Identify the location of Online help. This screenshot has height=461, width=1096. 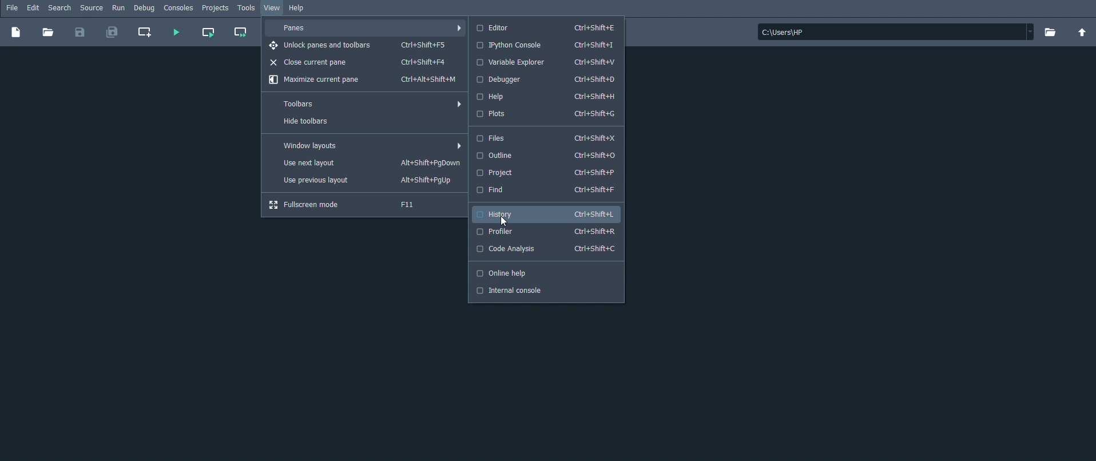
(546, 273).